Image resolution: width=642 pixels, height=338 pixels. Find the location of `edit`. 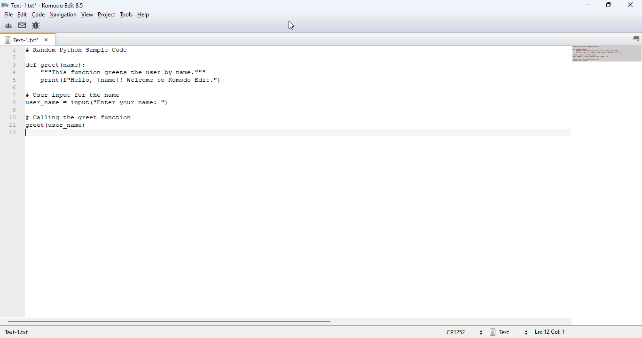

edit is located at coordinates (22, 15).